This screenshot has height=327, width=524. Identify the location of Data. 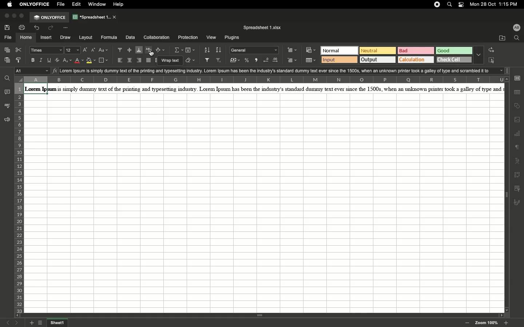
(130, 37).